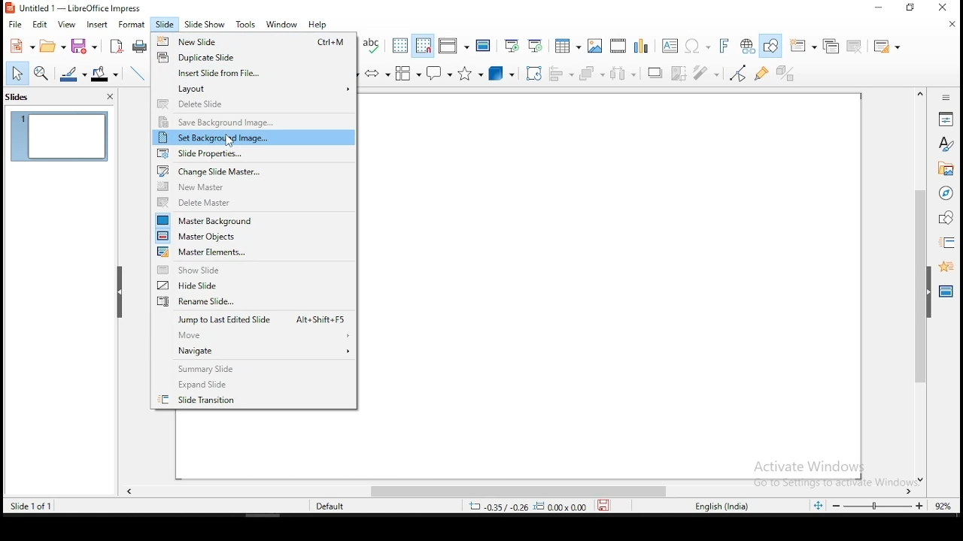  What do you see at coordinates (654, 72) in the screenshot?
I see `shadow` at bounding box center [654, 72].